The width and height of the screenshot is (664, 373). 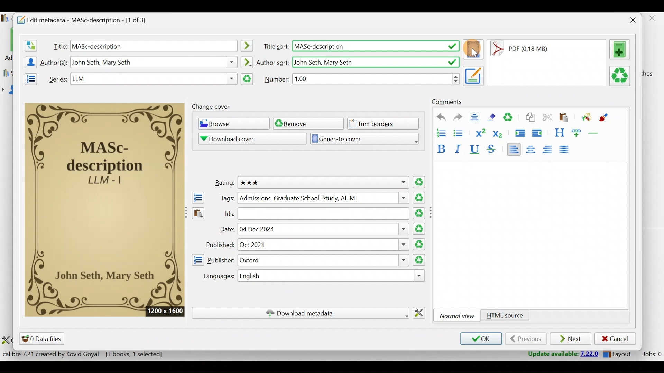 What do you see at coordinates (519, 132) in the screenshot?
I see `Increase indentation` at bounding box center [519, 132].